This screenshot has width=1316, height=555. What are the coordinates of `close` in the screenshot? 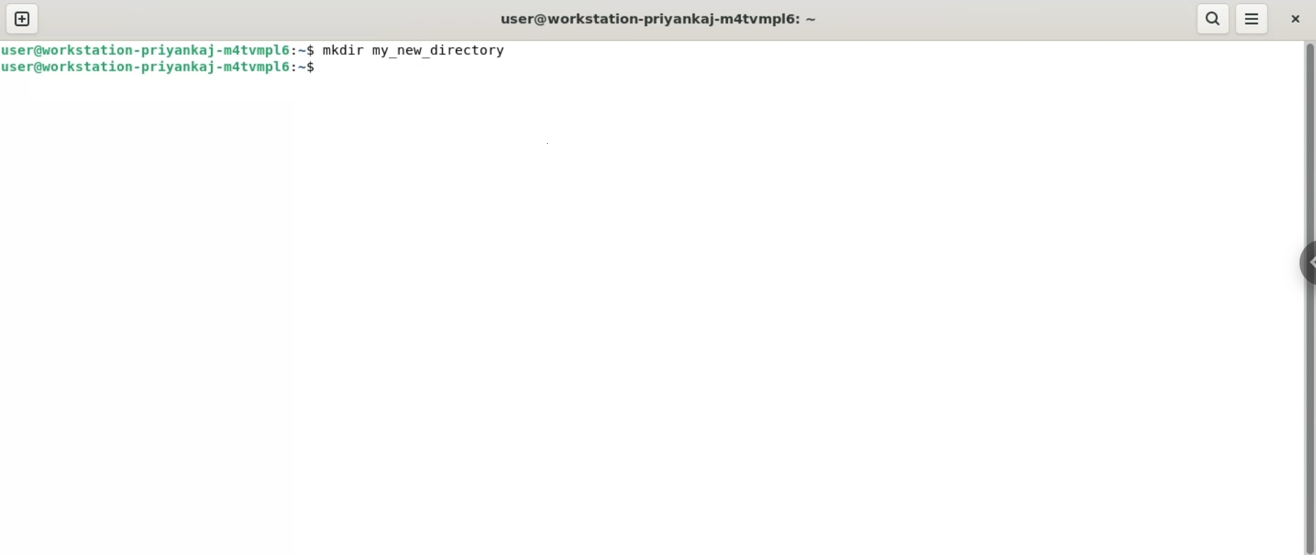 It's located at (1298, 18).